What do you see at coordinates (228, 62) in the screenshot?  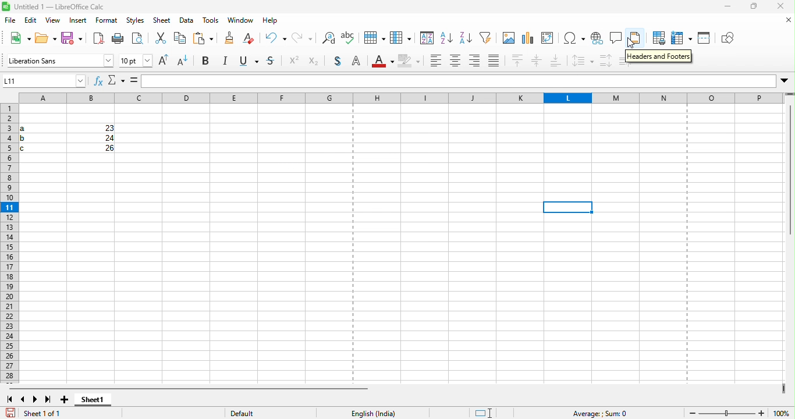 I see `italic` at bounding box center [228, 62].